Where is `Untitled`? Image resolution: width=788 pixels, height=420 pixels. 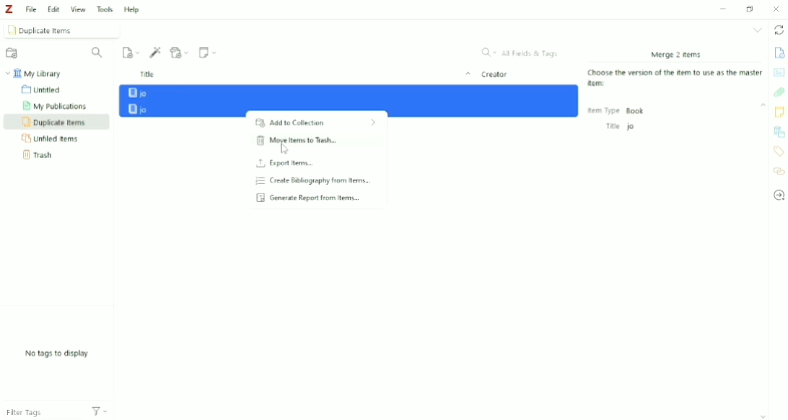
Untitled is located at coordinates (46, 90).